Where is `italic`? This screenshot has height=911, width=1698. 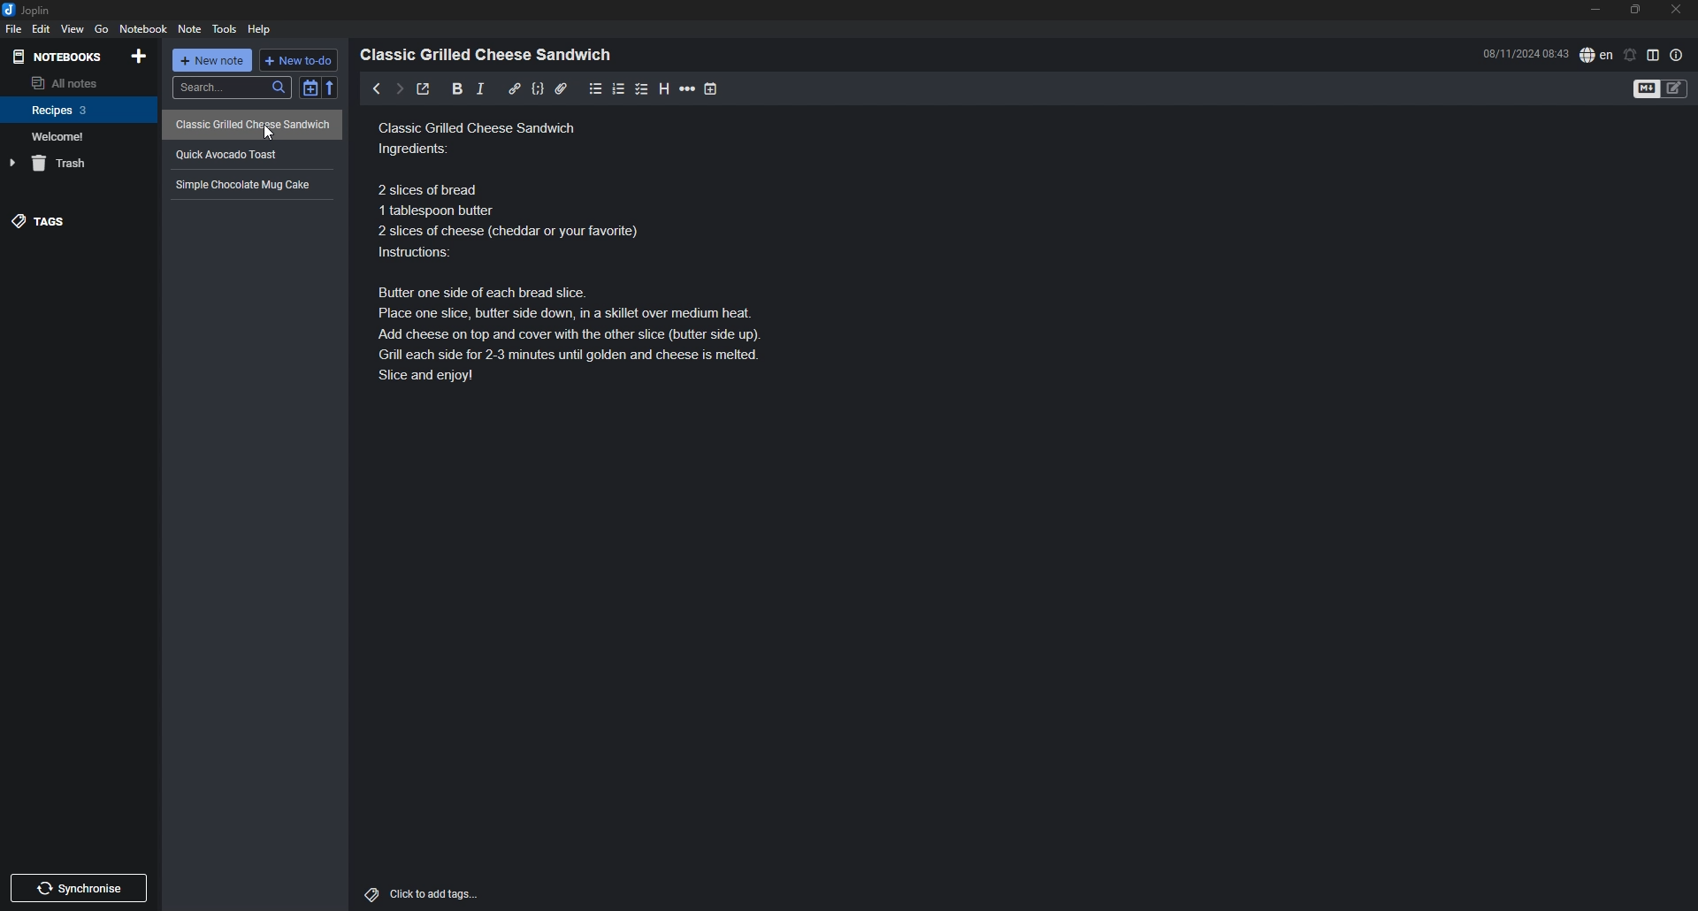 italic is located at coordinates (480, 88).